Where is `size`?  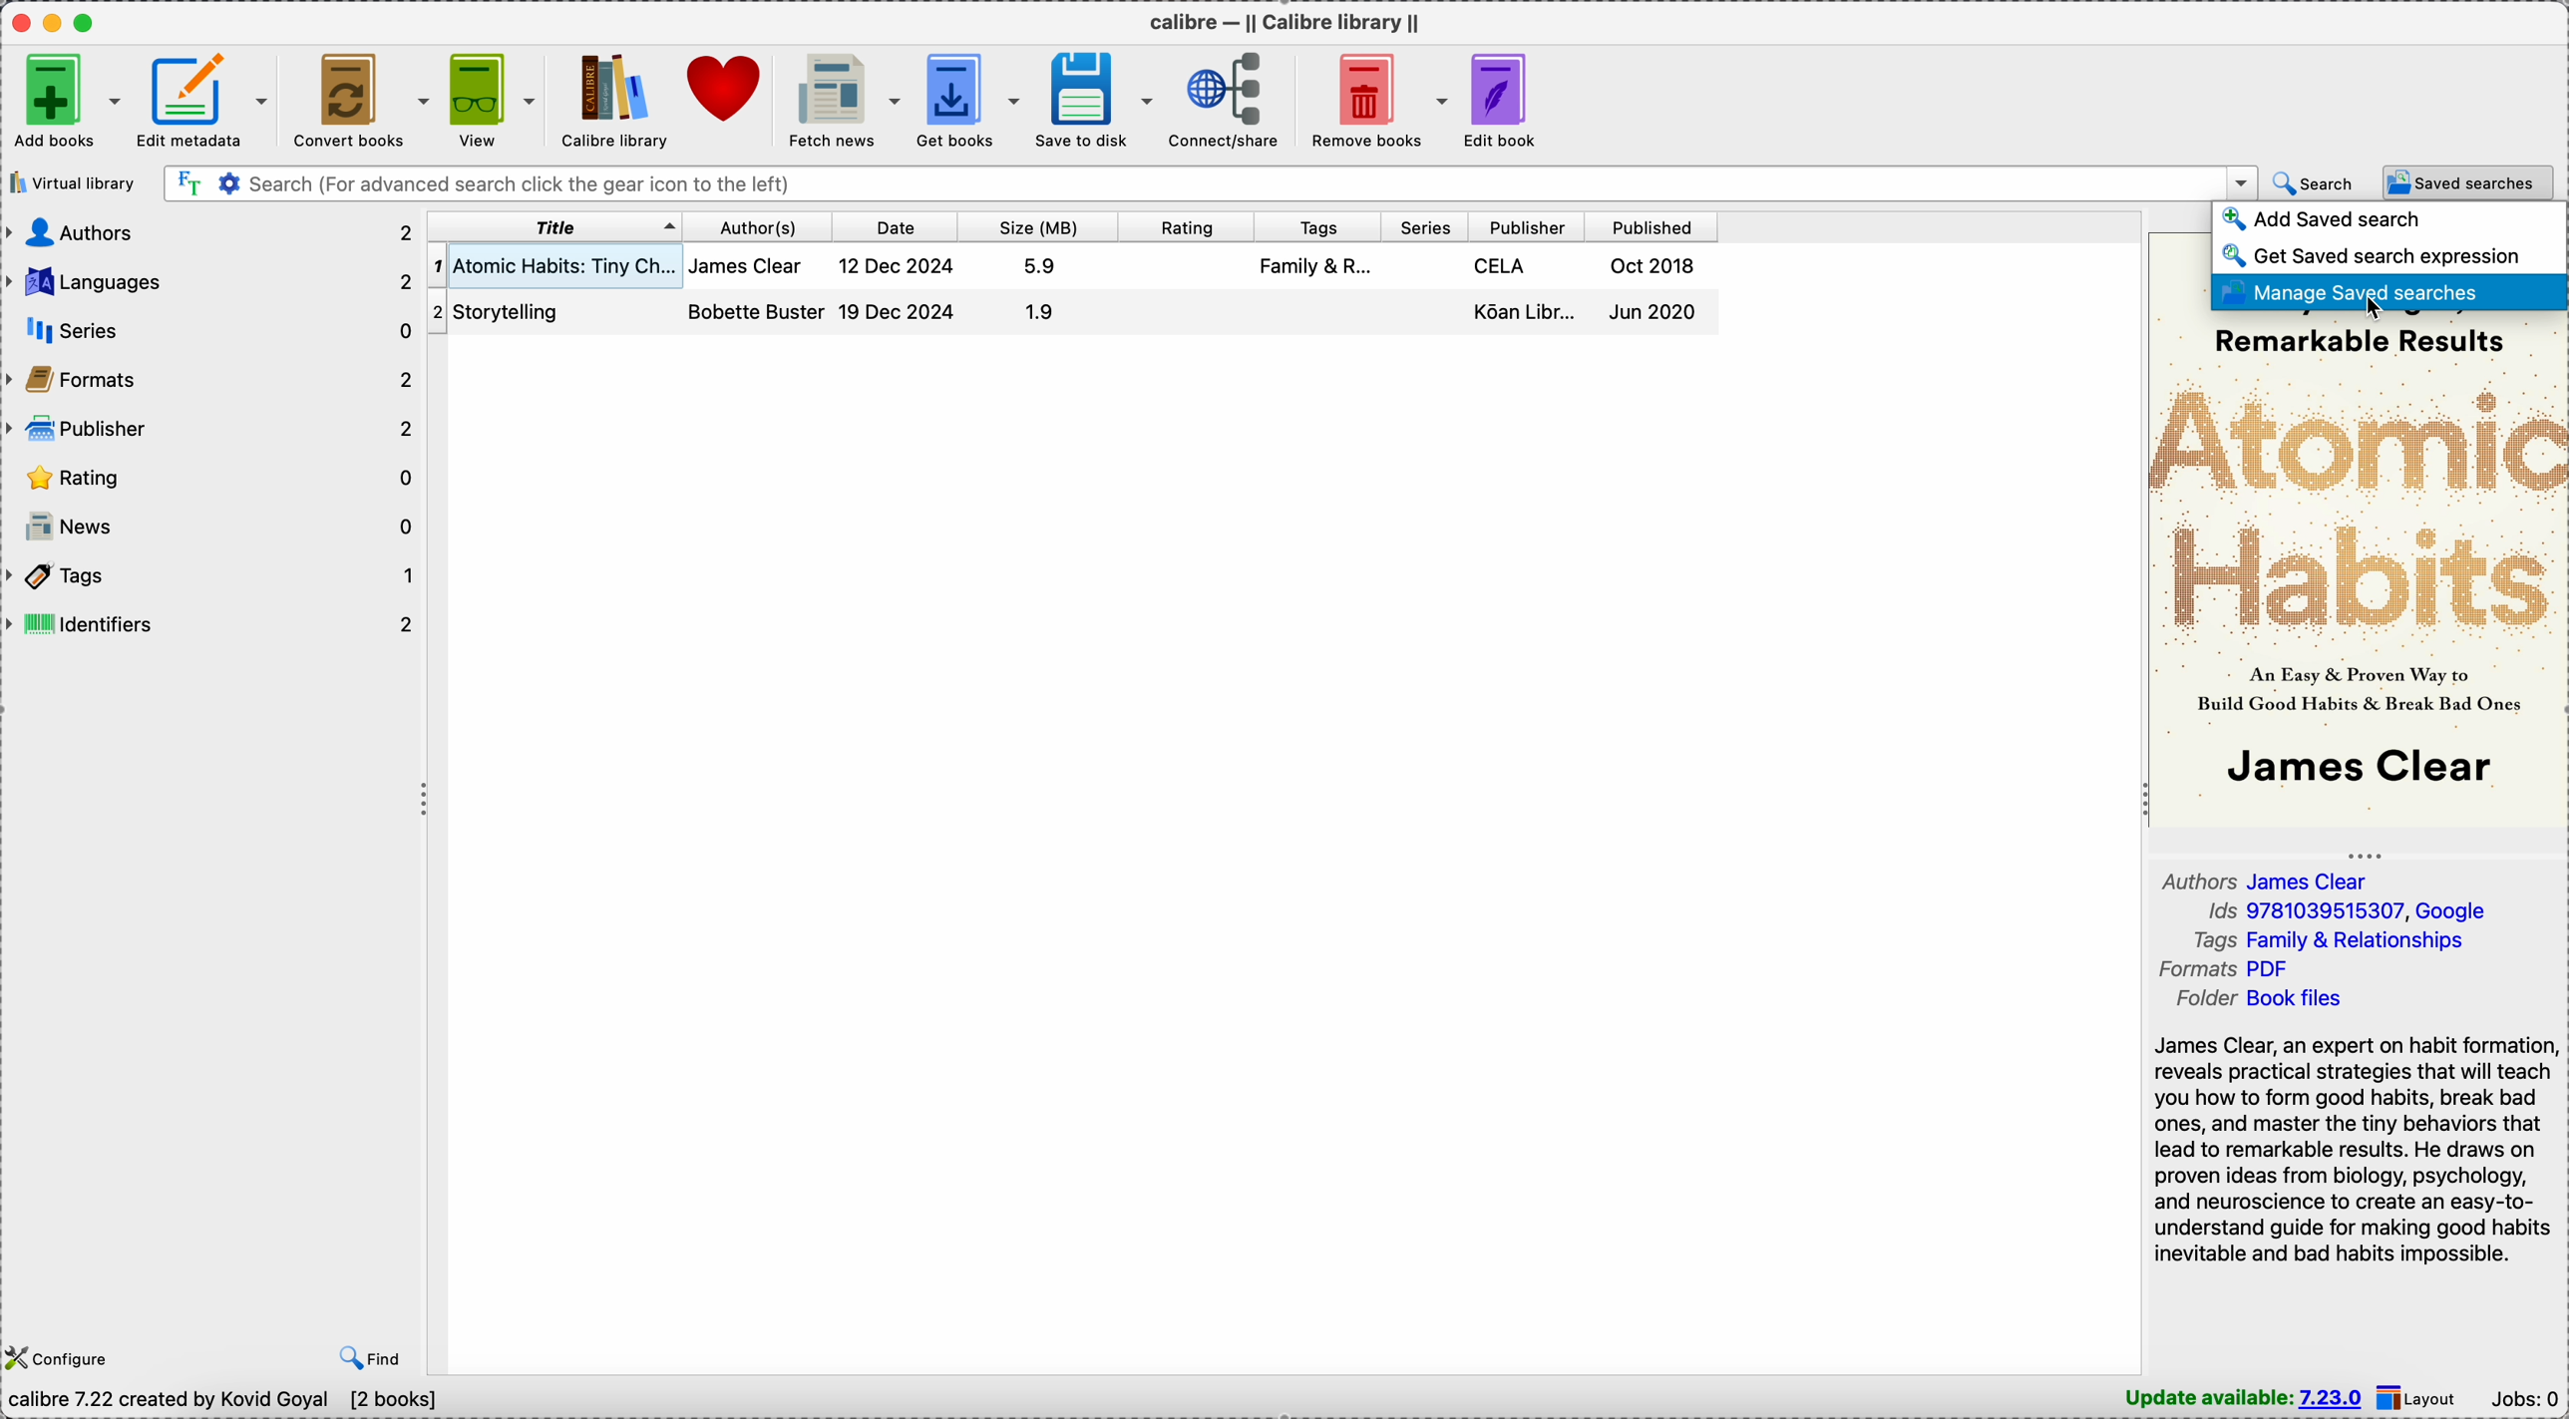
size is located at coordinates (1035, 227).